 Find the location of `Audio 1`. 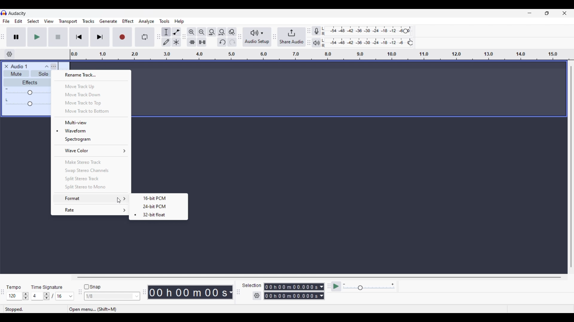

Audio 1 is located at coordinates (22, 66).